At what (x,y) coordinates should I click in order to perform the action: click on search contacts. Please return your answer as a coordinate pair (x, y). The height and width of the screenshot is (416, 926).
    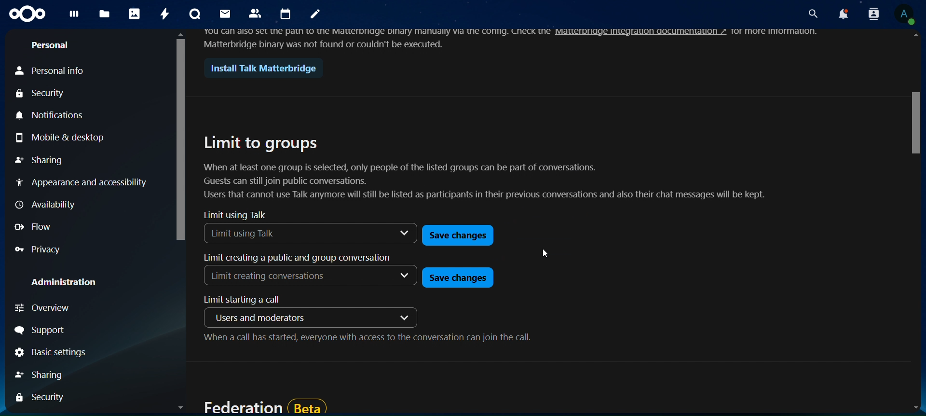
    Looking at the image, I should click on (871, 14).